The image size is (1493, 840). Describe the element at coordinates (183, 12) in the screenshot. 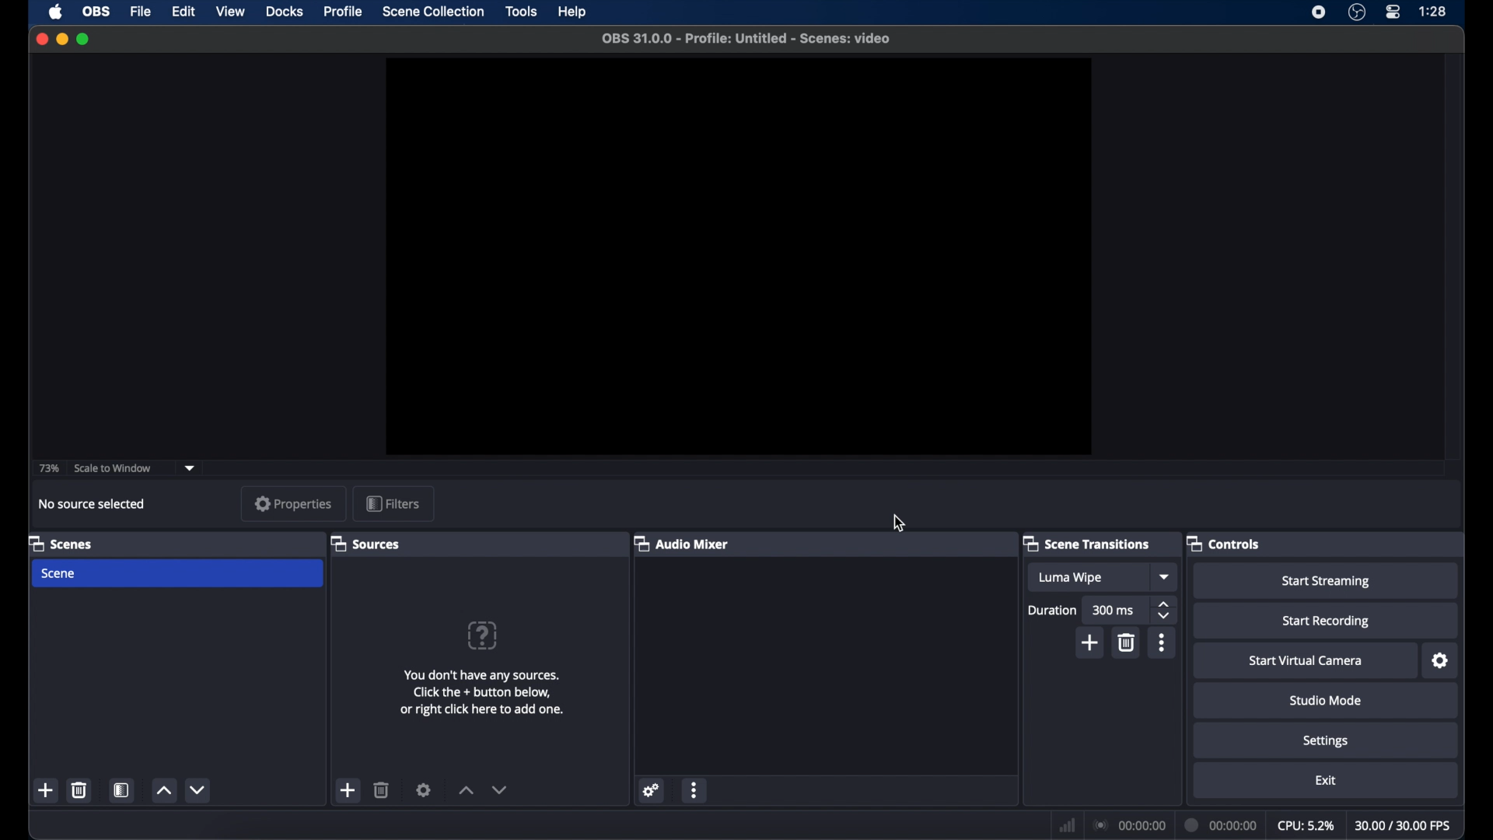

I see `edit` at that location.